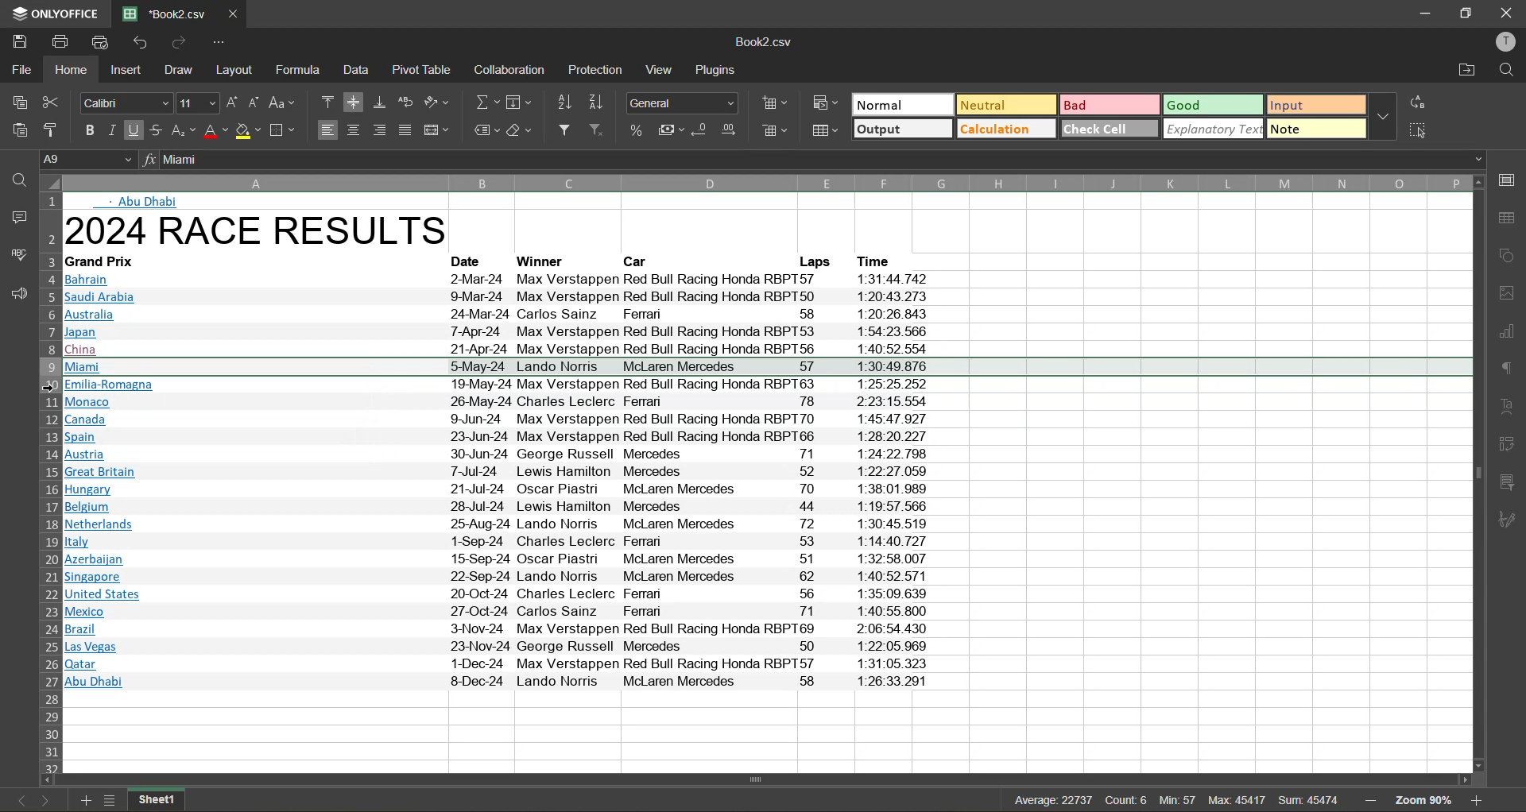 This screenshot has width=1526, height=812. I want to click on align right, so click(378, 130).